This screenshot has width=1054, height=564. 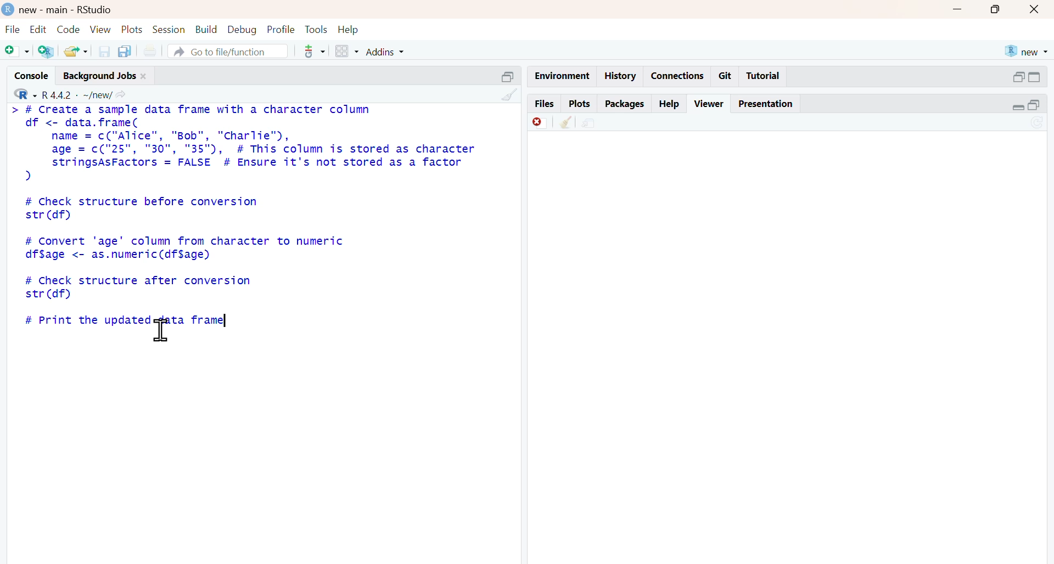 What do you see at coordinates (621, 76) in the screenshot?
I see `history` at bounding box center [621, 76].